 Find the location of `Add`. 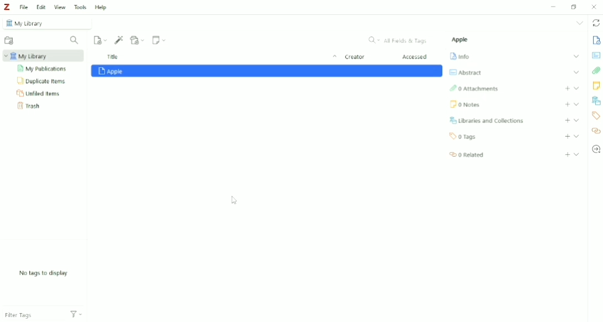

Add is located at coordinates (567, 104).